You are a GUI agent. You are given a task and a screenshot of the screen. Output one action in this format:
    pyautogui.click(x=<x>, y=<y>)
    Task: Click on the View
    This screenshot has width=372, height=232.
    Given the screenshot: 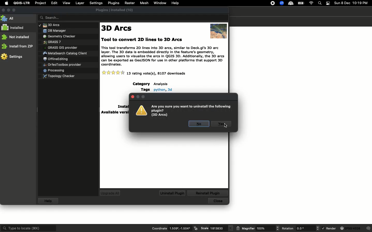 What is the action you would take?
    pyautogui.click(x=66, y=3)
    